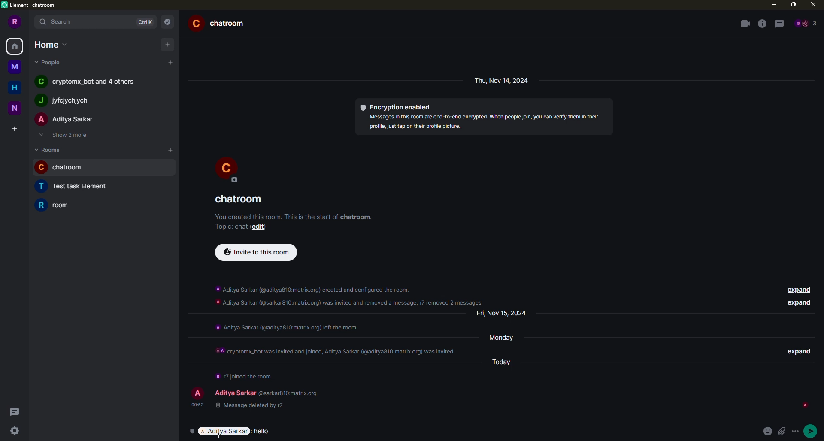 This screenshot has height=441, width=824. What do you see at coordinates (15, 87) in the screenshot?
I see `home` at bounding box center [15, 87].